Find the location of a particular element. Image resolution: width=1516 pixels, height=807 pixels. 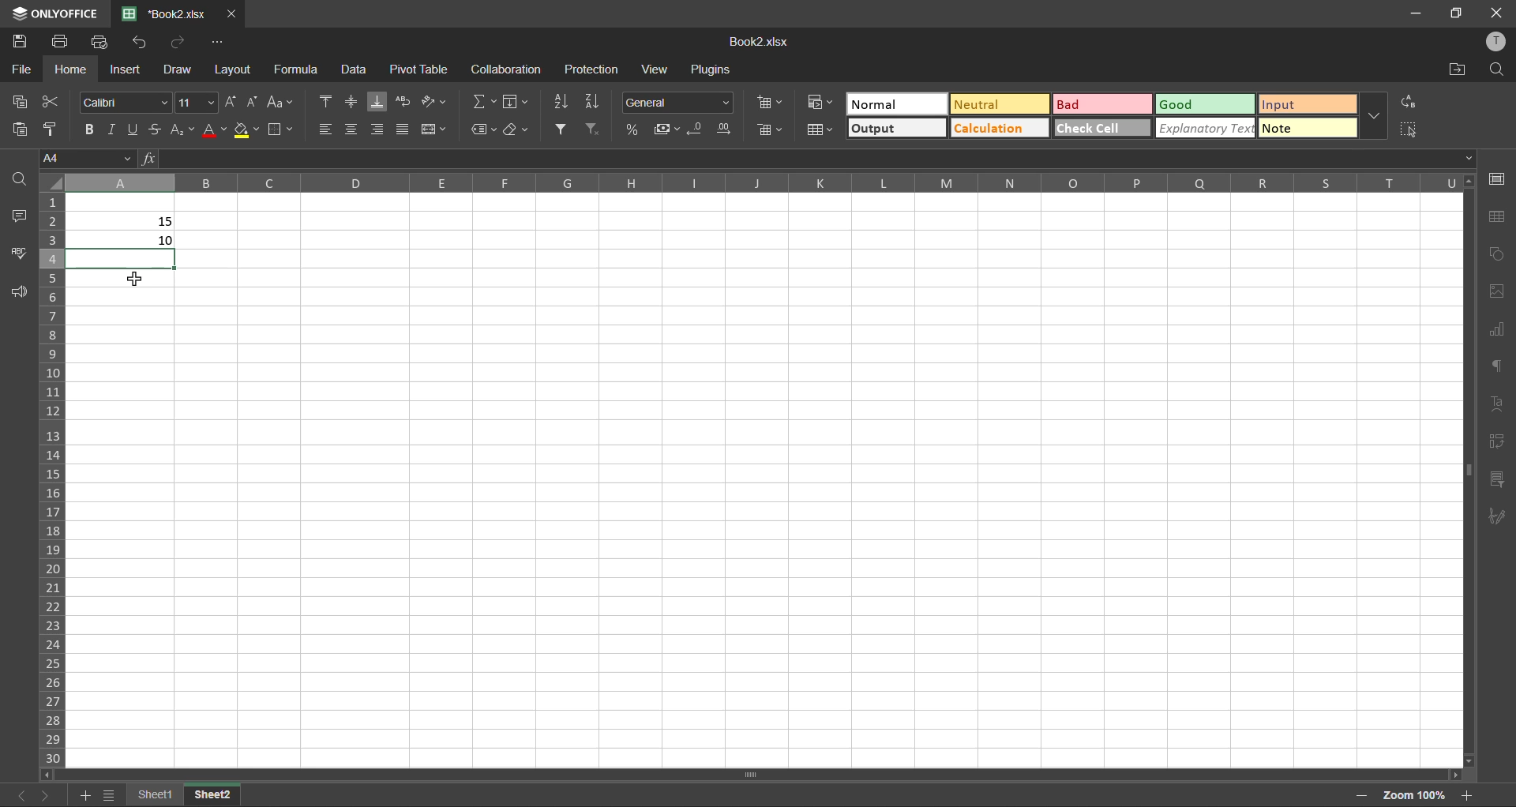

input is located at coordinates (1307, 105).